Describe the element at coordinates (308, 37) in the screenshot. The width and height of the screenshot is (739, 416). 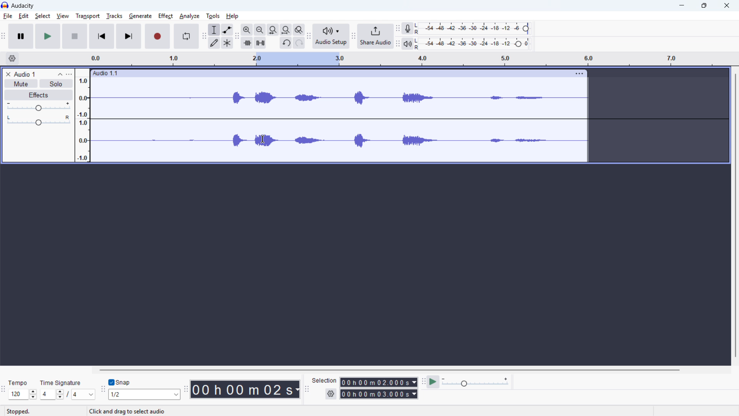
I see `Audio setup toolbar` at that location.